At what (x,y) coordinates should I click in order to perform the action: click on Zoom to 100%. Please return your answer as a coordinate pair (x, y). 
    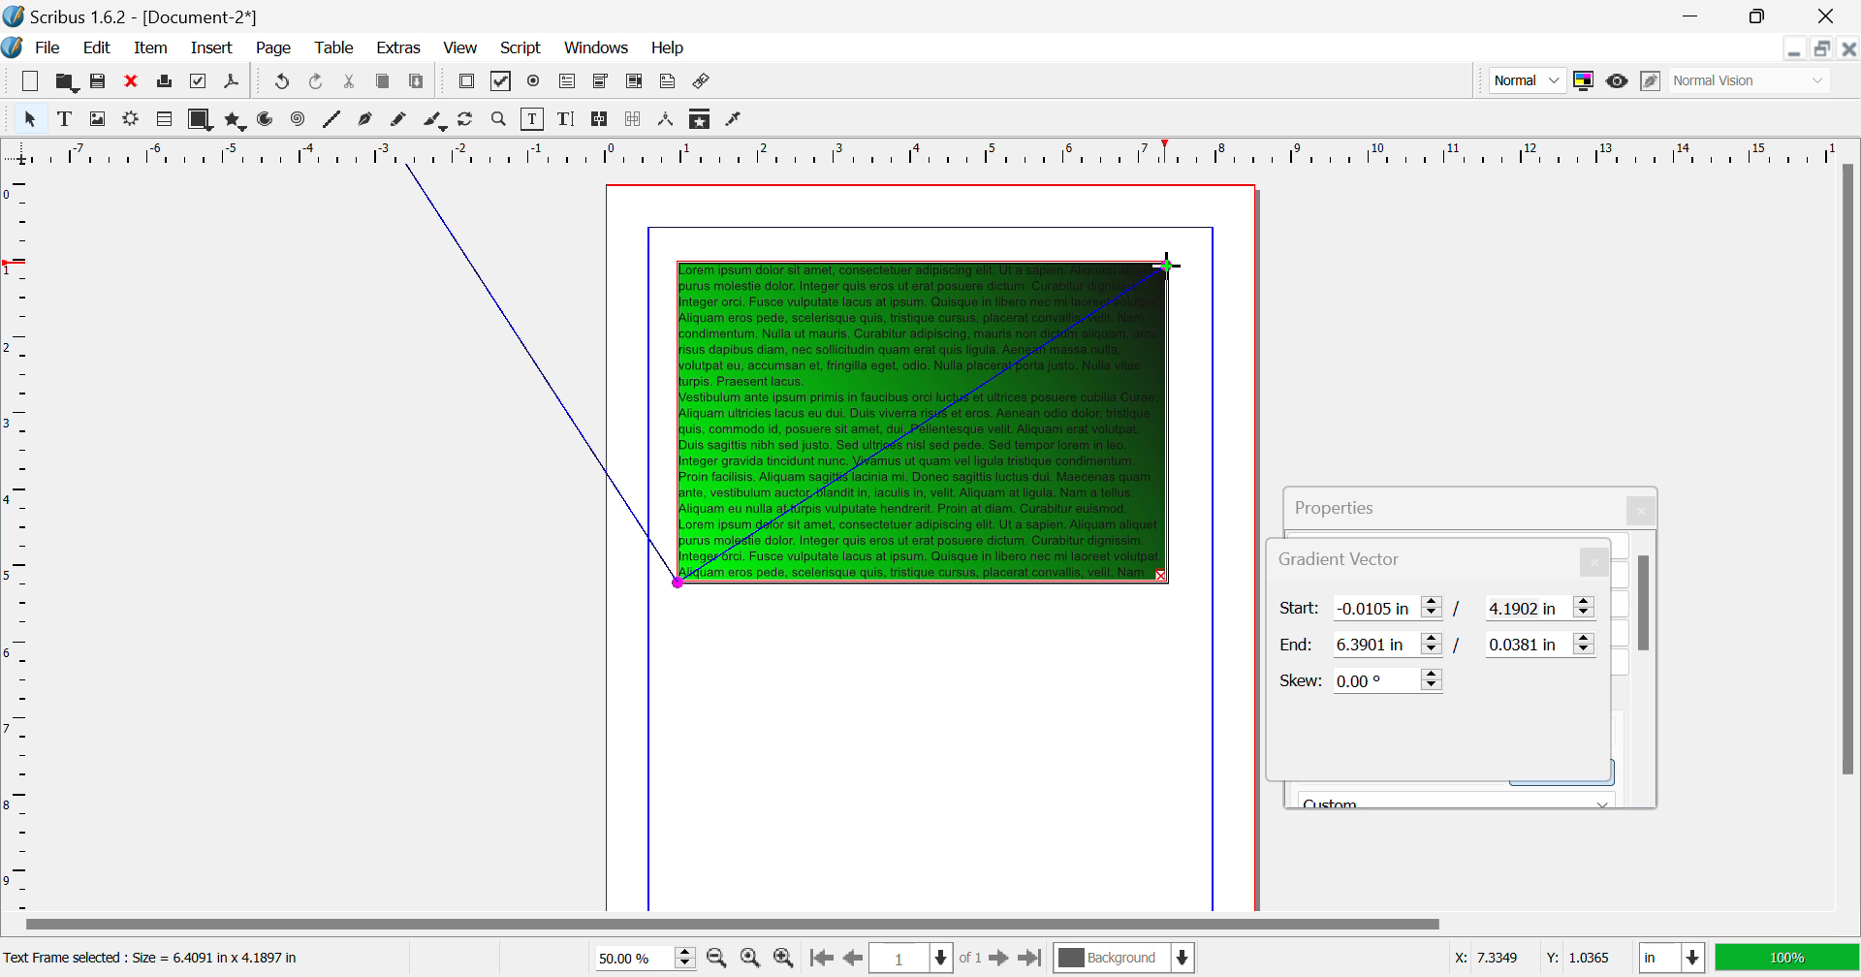
    Looking at the image, I should click on (750, 958).